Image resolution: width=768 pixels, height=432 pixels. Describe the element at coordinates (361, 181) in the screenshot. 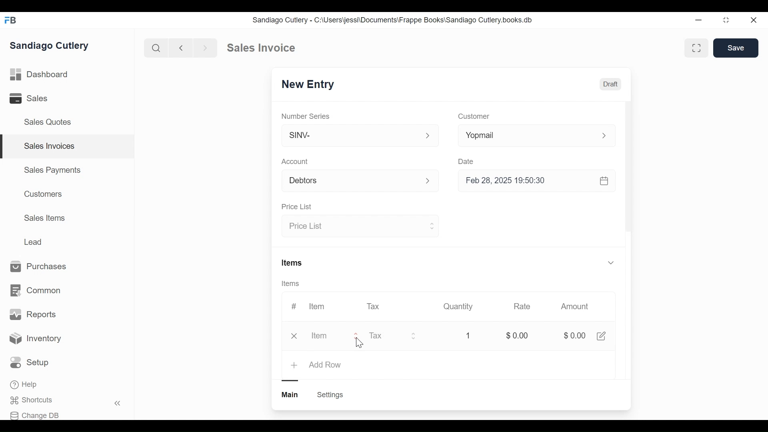

I see `Account p` at that location.